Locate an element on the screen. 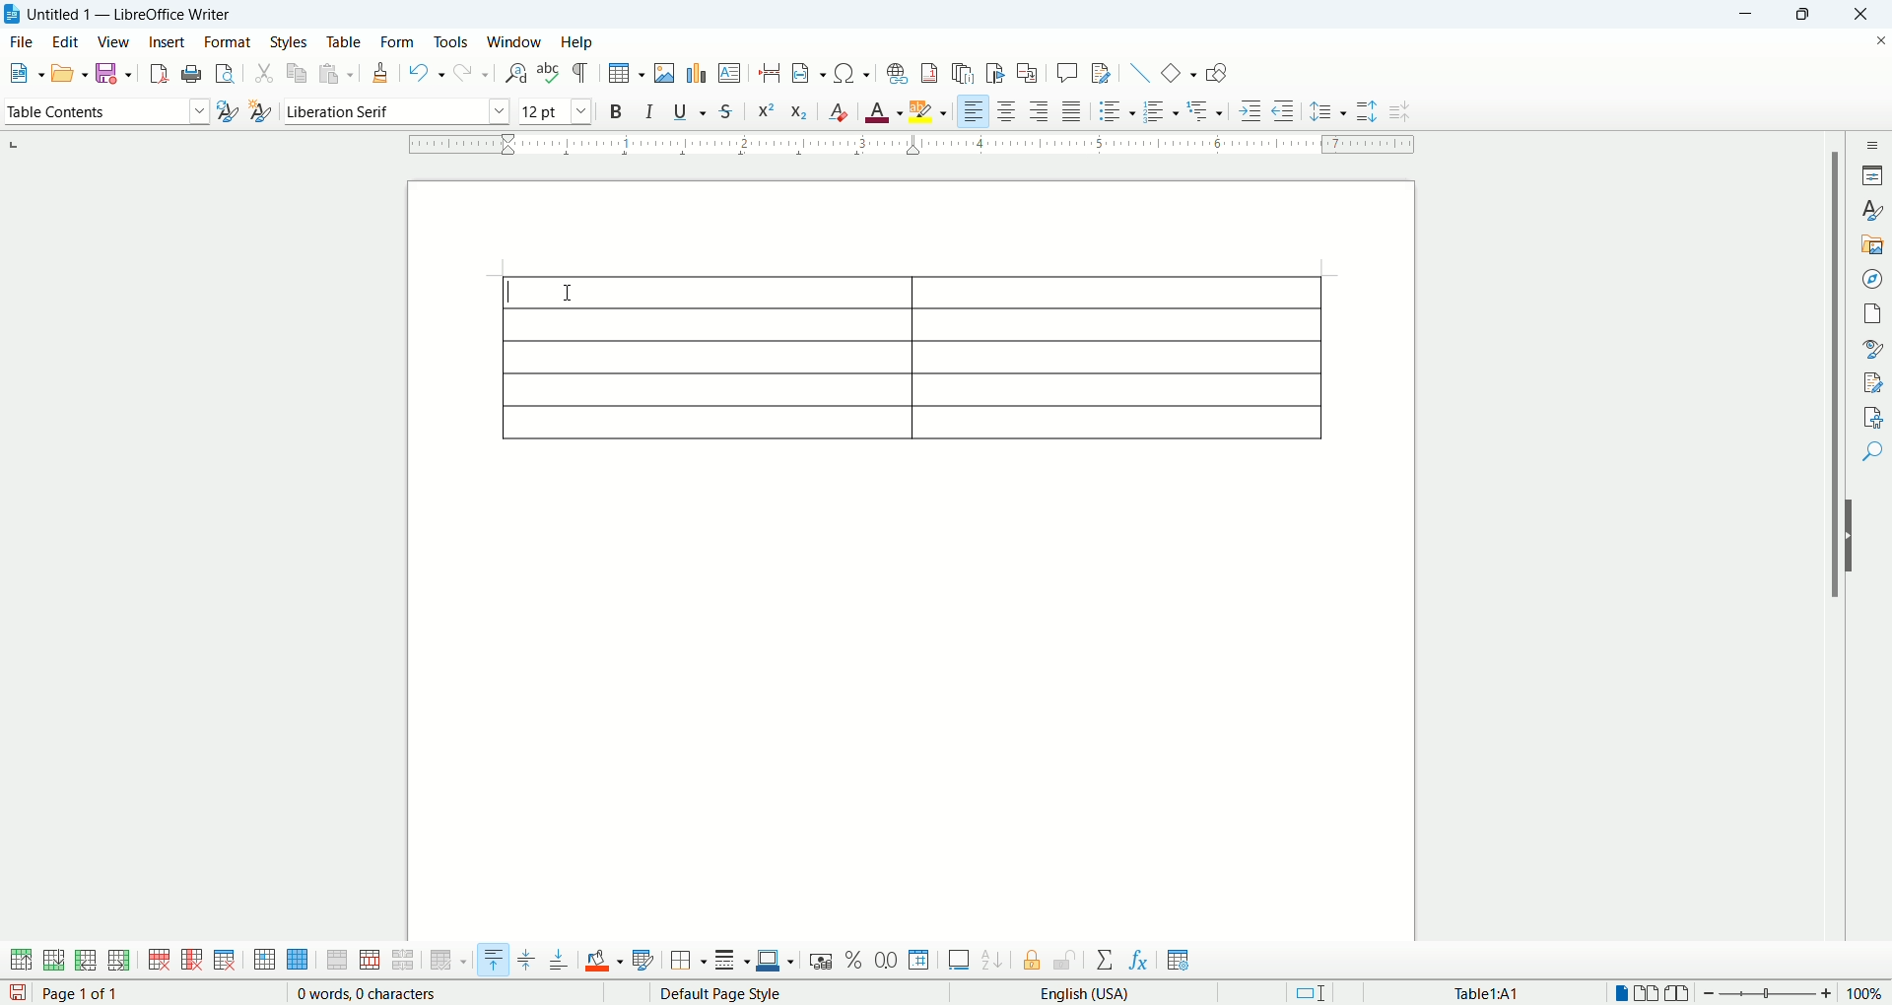  redo is located at coordinates (473, 71).